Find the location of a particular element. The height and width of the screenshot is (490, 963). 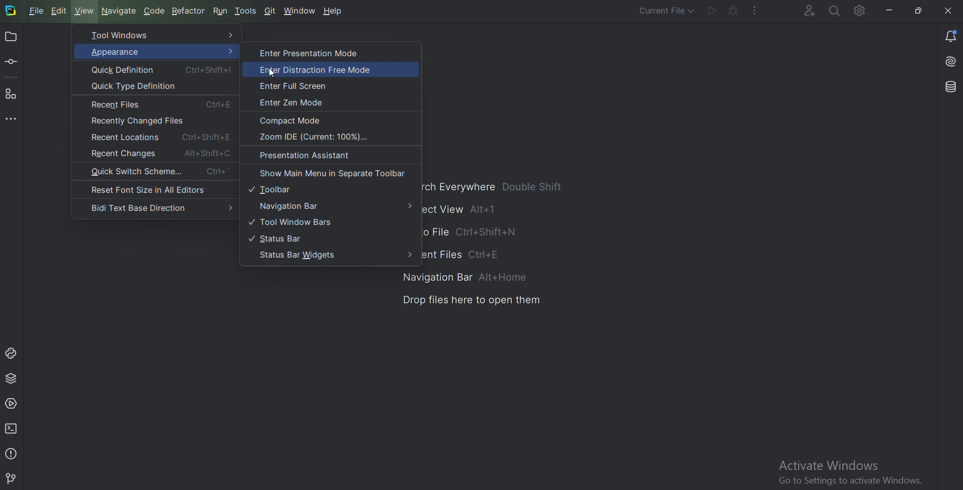

Enter presentation mode is located at coordinates (313, 54).